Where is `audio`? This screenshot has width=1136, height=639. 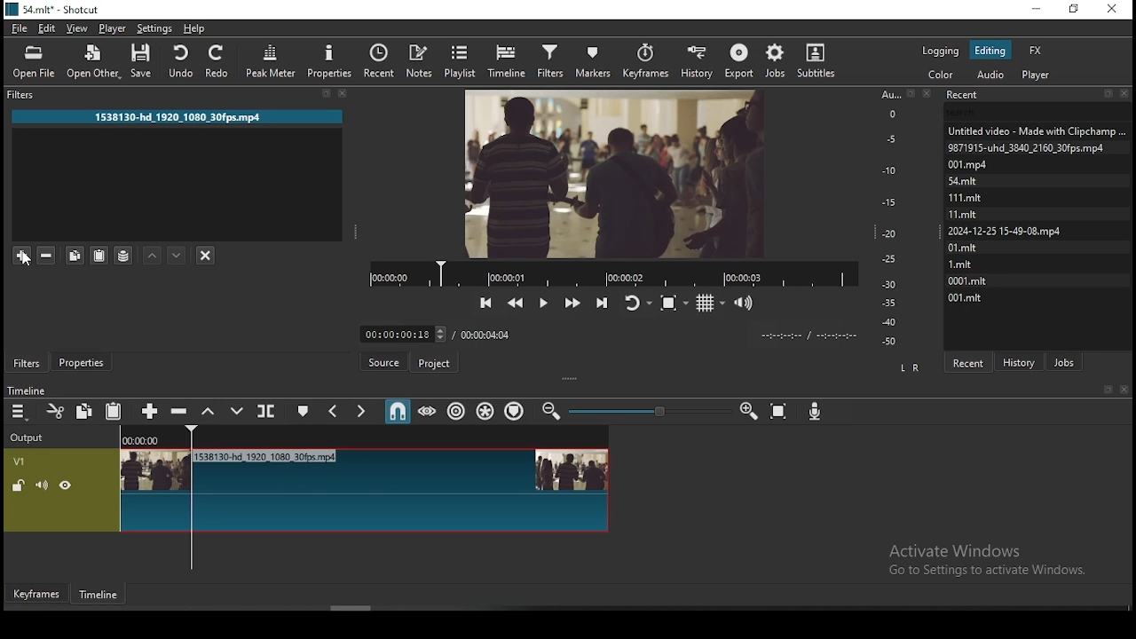
audio is located at coordinates (1039, 75).